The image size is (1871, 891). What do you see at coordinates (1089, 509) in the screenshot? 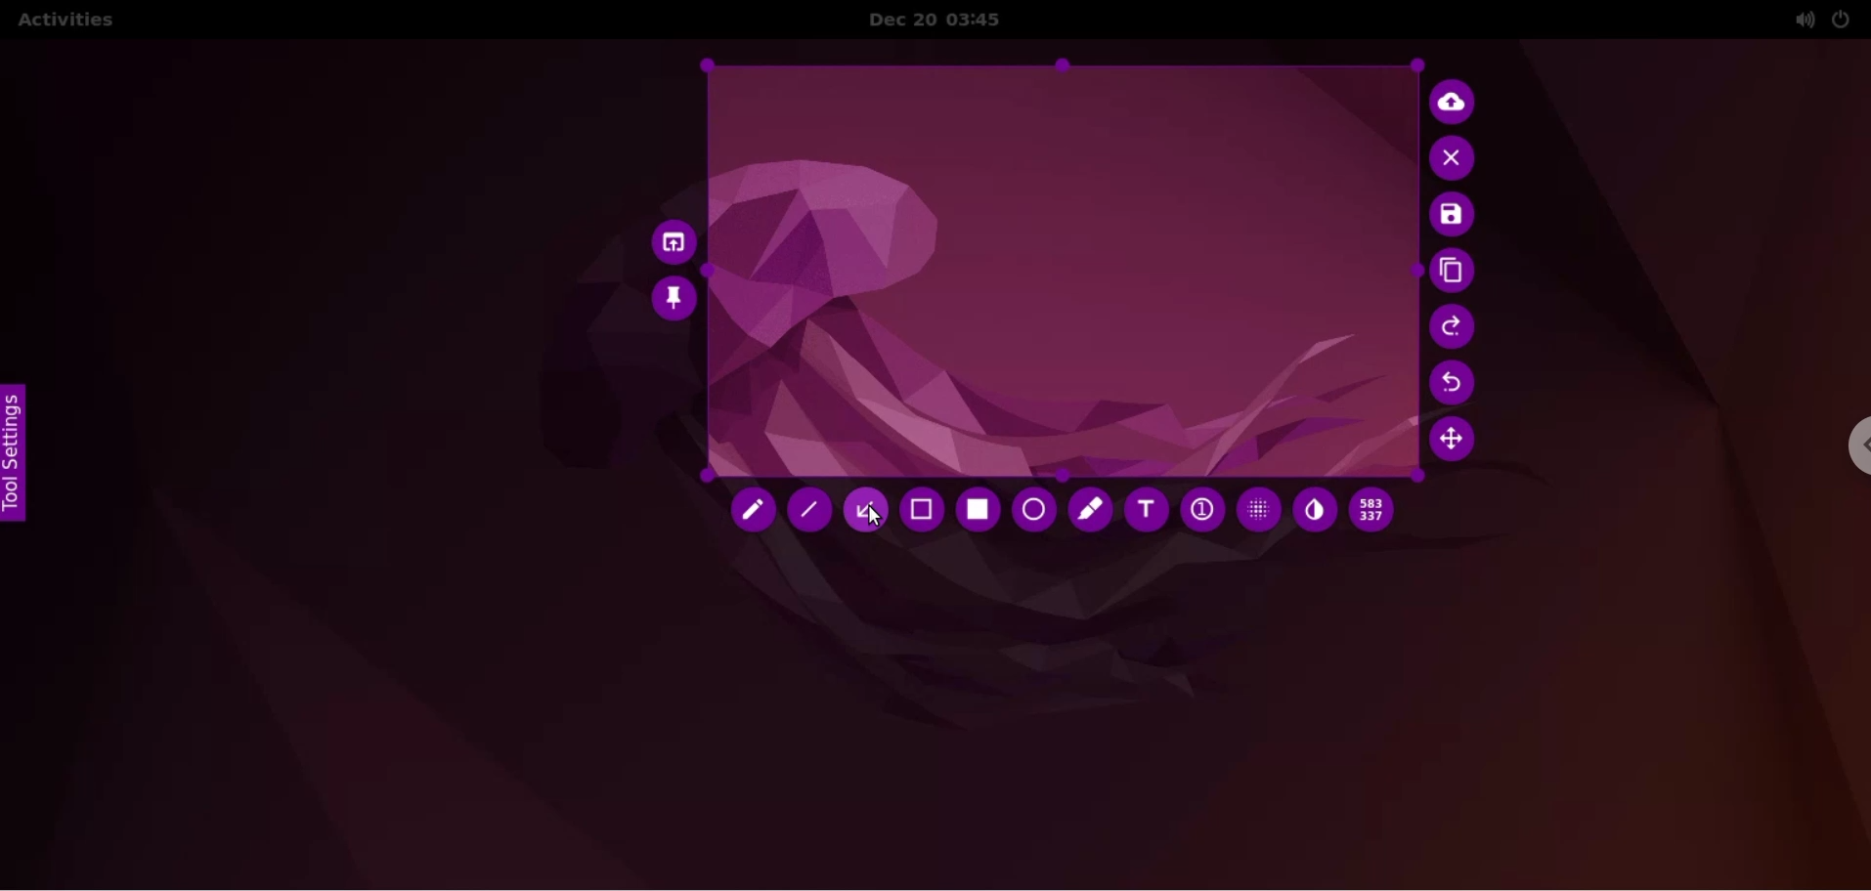
I see `marker` at bounding box center [1089, 509].